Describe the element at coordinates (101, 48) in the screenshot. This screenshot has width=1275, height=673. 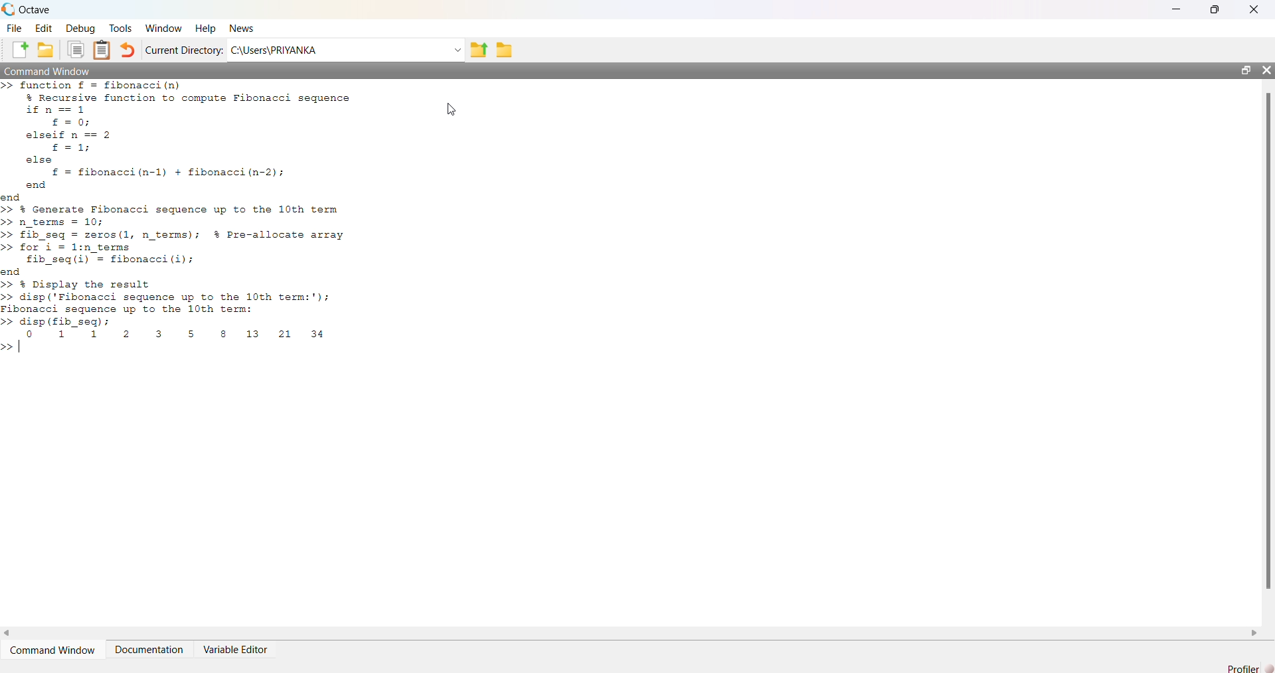
I see `notes` at that location.